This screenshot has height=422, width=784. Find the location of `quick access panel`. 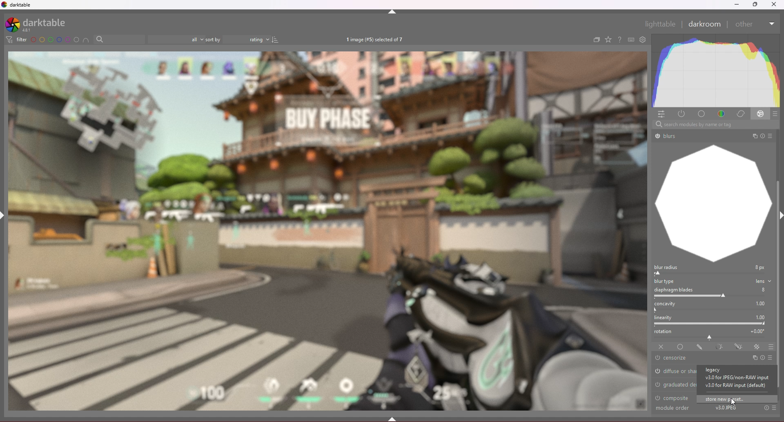

quick access panel is located at coordinates (661, 114).